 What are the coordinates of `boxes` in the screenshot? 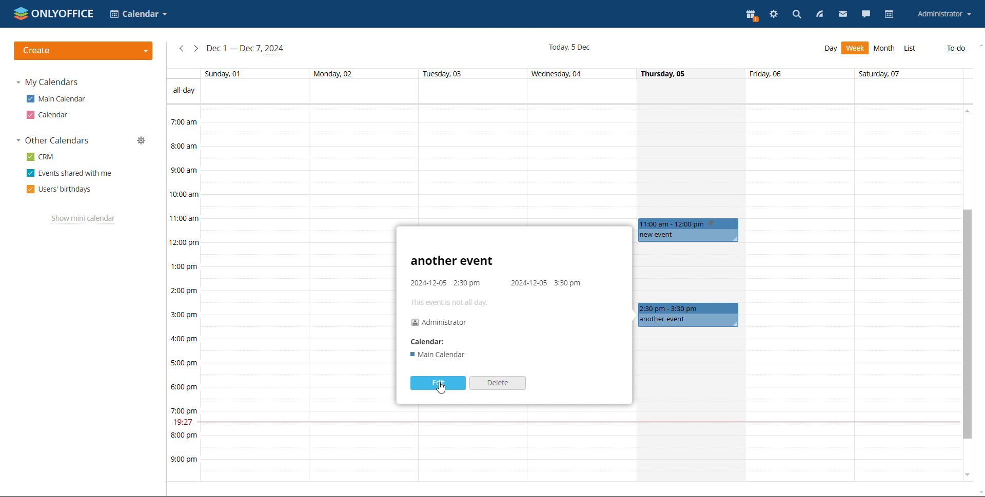 It's located at (852, 294).